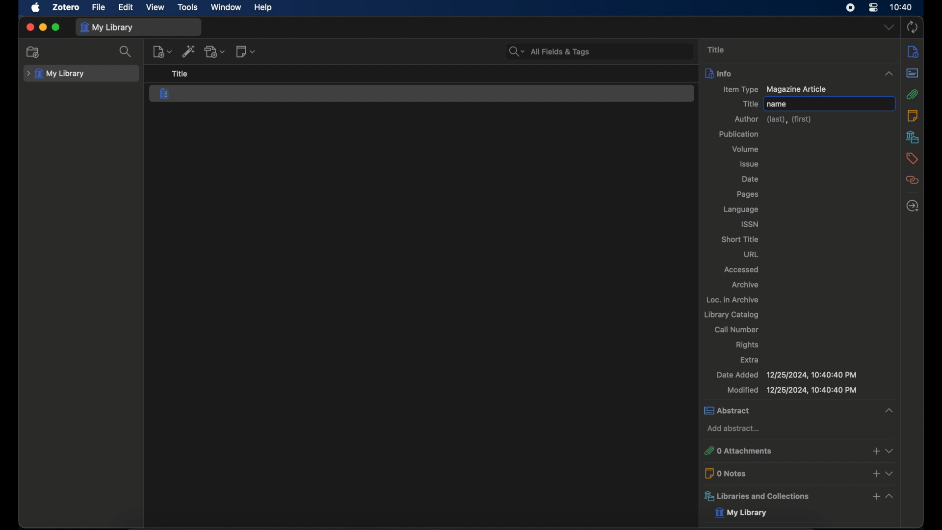 The image size is (942, 530). I want to click on help, so click(263, 8).